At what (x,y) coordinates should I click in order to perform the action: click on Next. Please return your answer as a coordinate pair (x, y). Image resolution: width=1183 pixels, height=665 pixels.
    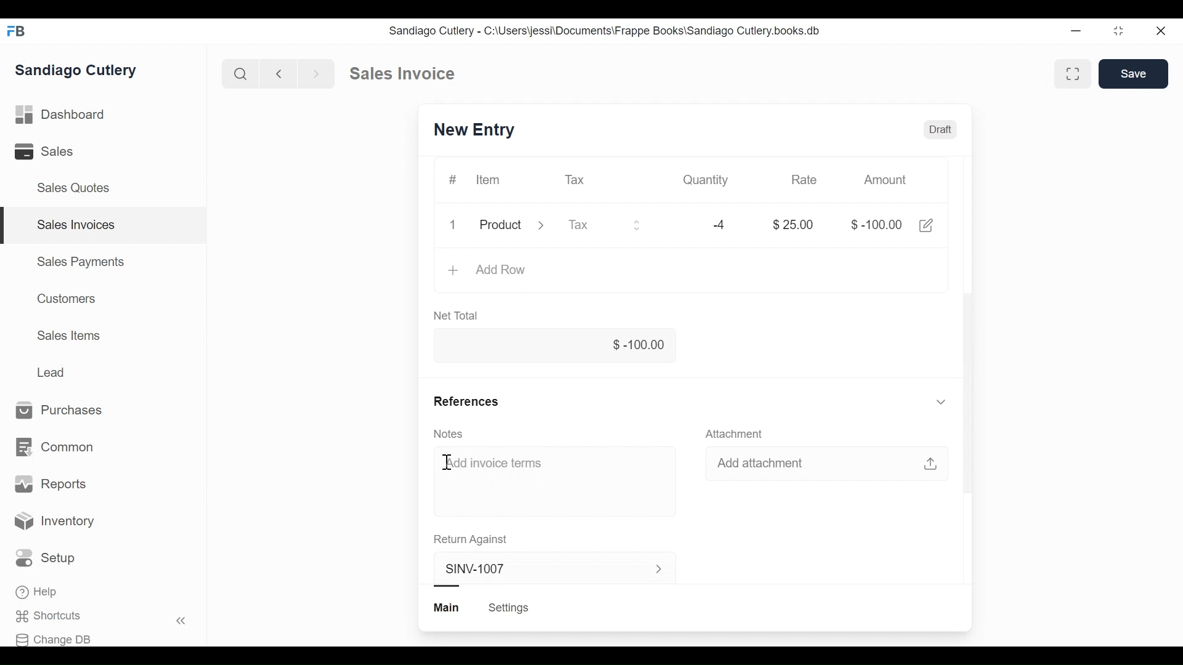
    Looking at the image, I should click on (317, 73).